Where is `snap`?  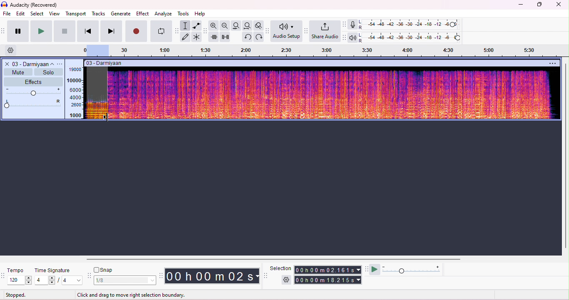 snap is located at coordinates (106, 269).